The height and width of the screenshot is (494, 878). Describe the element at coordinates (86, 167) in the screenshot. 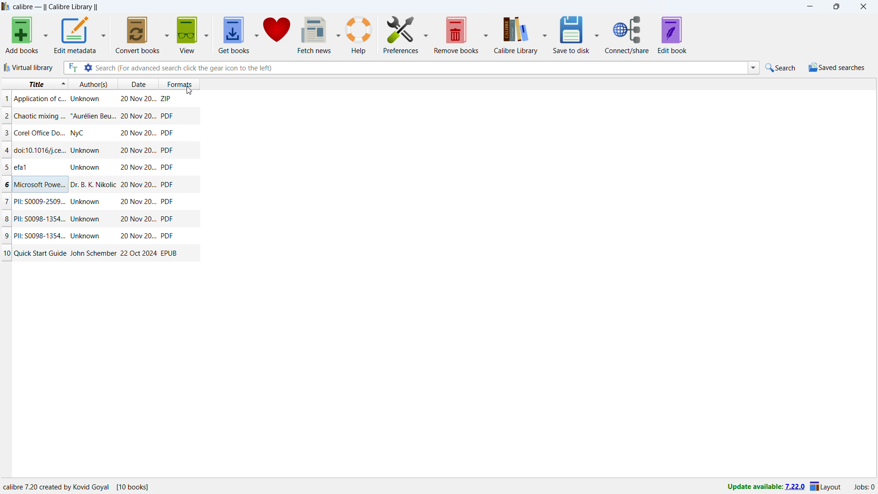

I see `author` at that location.